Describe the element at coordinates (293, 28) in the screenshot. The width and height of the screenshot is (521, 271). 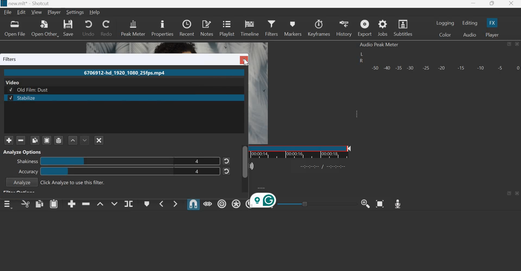
I see `Markers` at that location.